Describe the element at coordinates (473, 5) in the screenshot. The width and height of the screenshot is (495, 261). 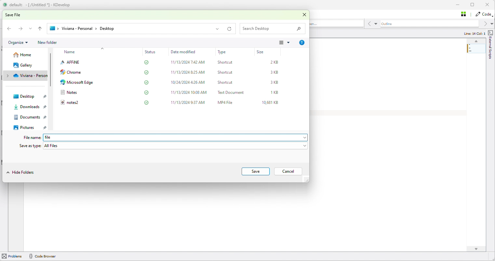
I see `Box` at that location.